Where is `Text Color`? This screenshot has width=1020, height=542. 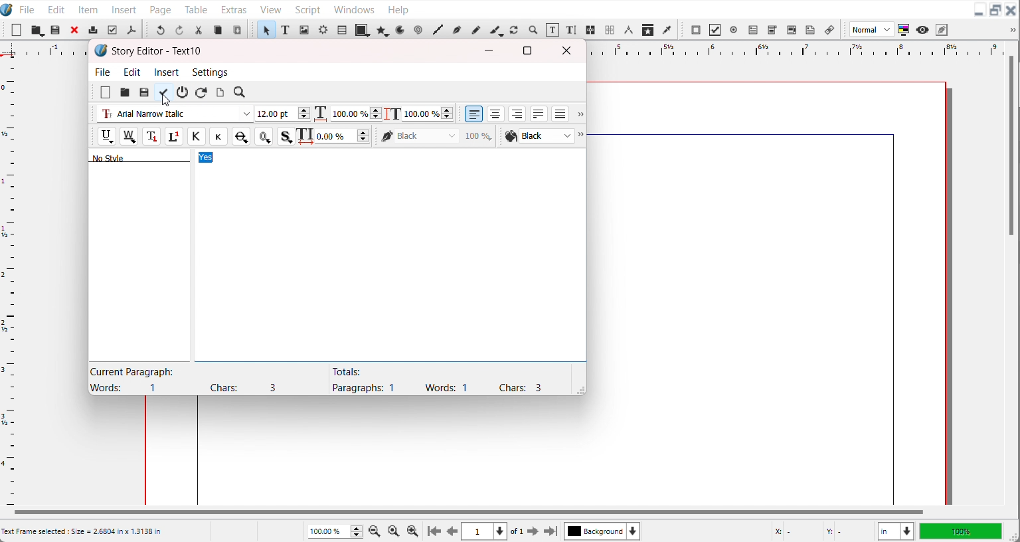
Text Color is located at coordinates (539, 136).